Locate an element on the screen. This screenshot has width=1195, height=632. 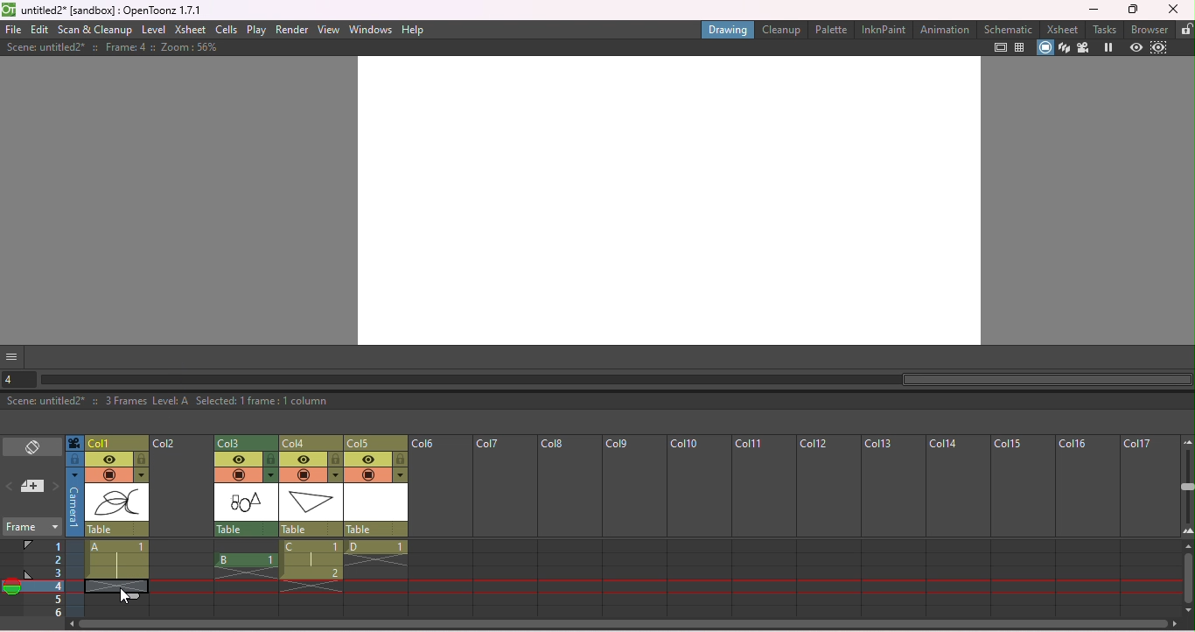
Safe area is located at coordinates (1001, 47).